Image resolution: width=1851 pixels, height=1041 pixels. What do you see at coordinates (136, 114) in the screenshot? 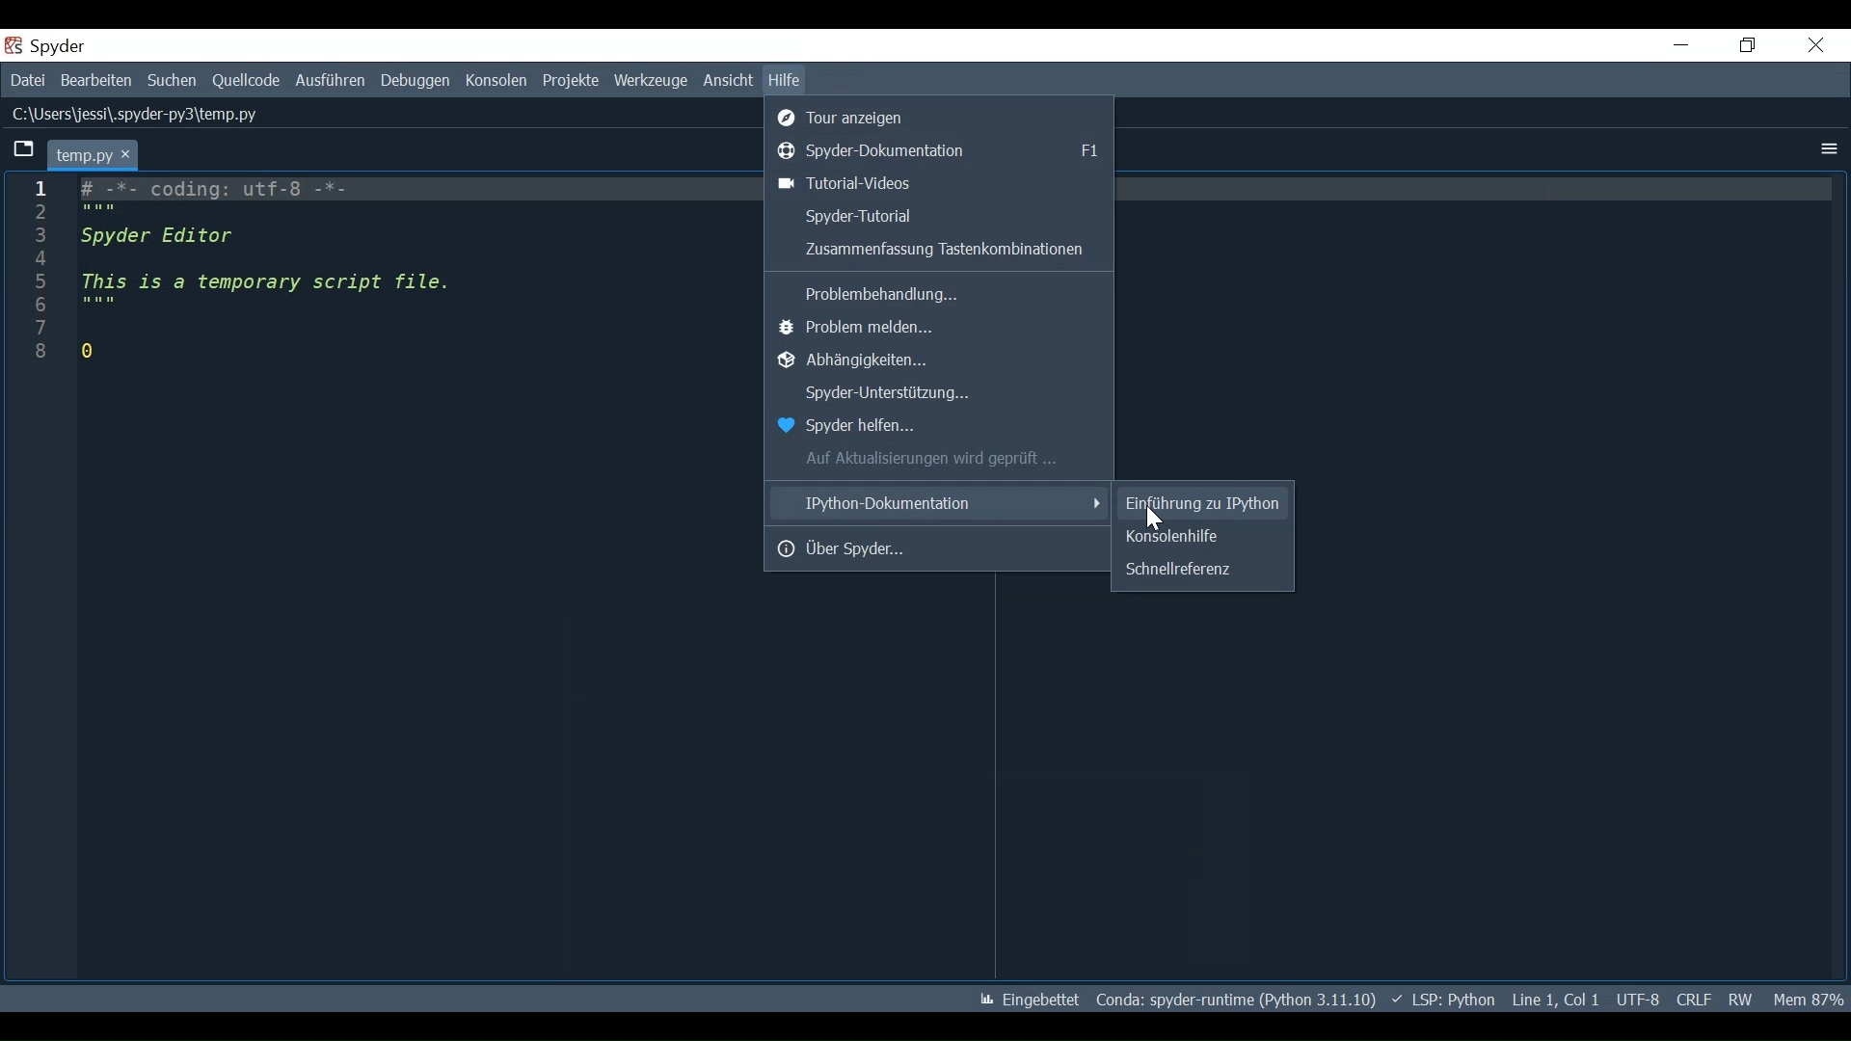
I see `C:\Users\jessi\.spyder-py3\temp.py` at bounding box center [136, 114].